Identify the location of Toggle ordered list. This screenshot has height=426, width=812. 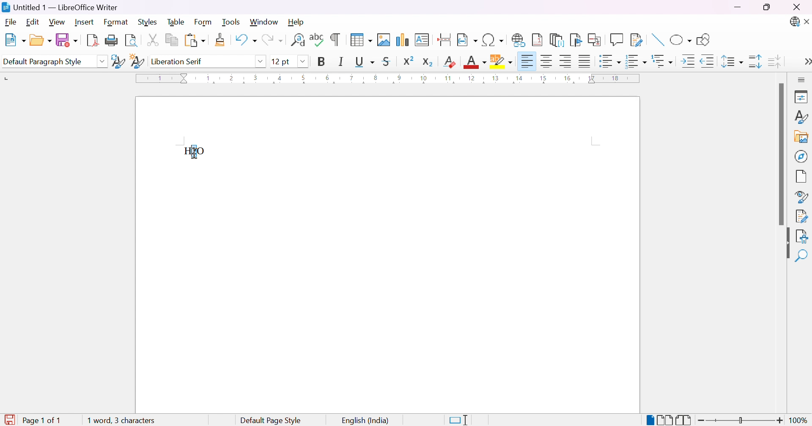
(637, 61).